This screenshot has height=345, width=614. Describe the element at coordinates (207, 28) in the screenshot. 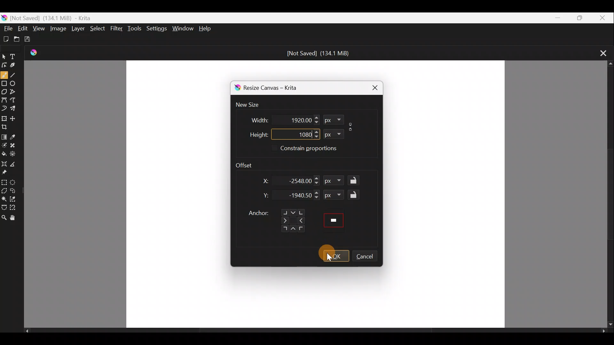

I see `Help` at that location.